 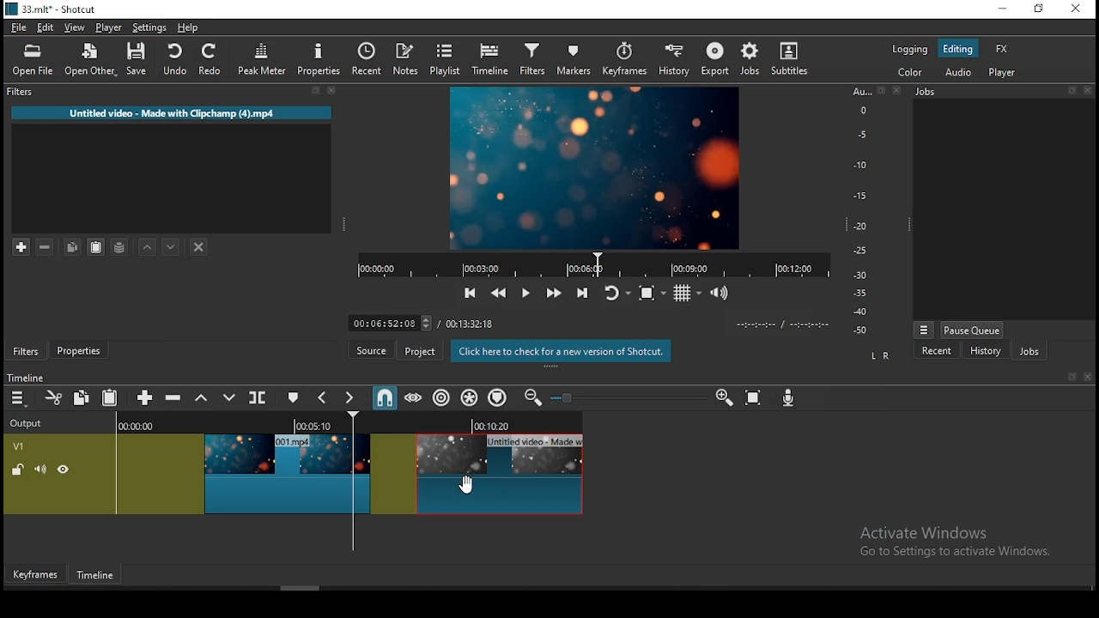 I want to click on fx, so click(x=1001, y=48).